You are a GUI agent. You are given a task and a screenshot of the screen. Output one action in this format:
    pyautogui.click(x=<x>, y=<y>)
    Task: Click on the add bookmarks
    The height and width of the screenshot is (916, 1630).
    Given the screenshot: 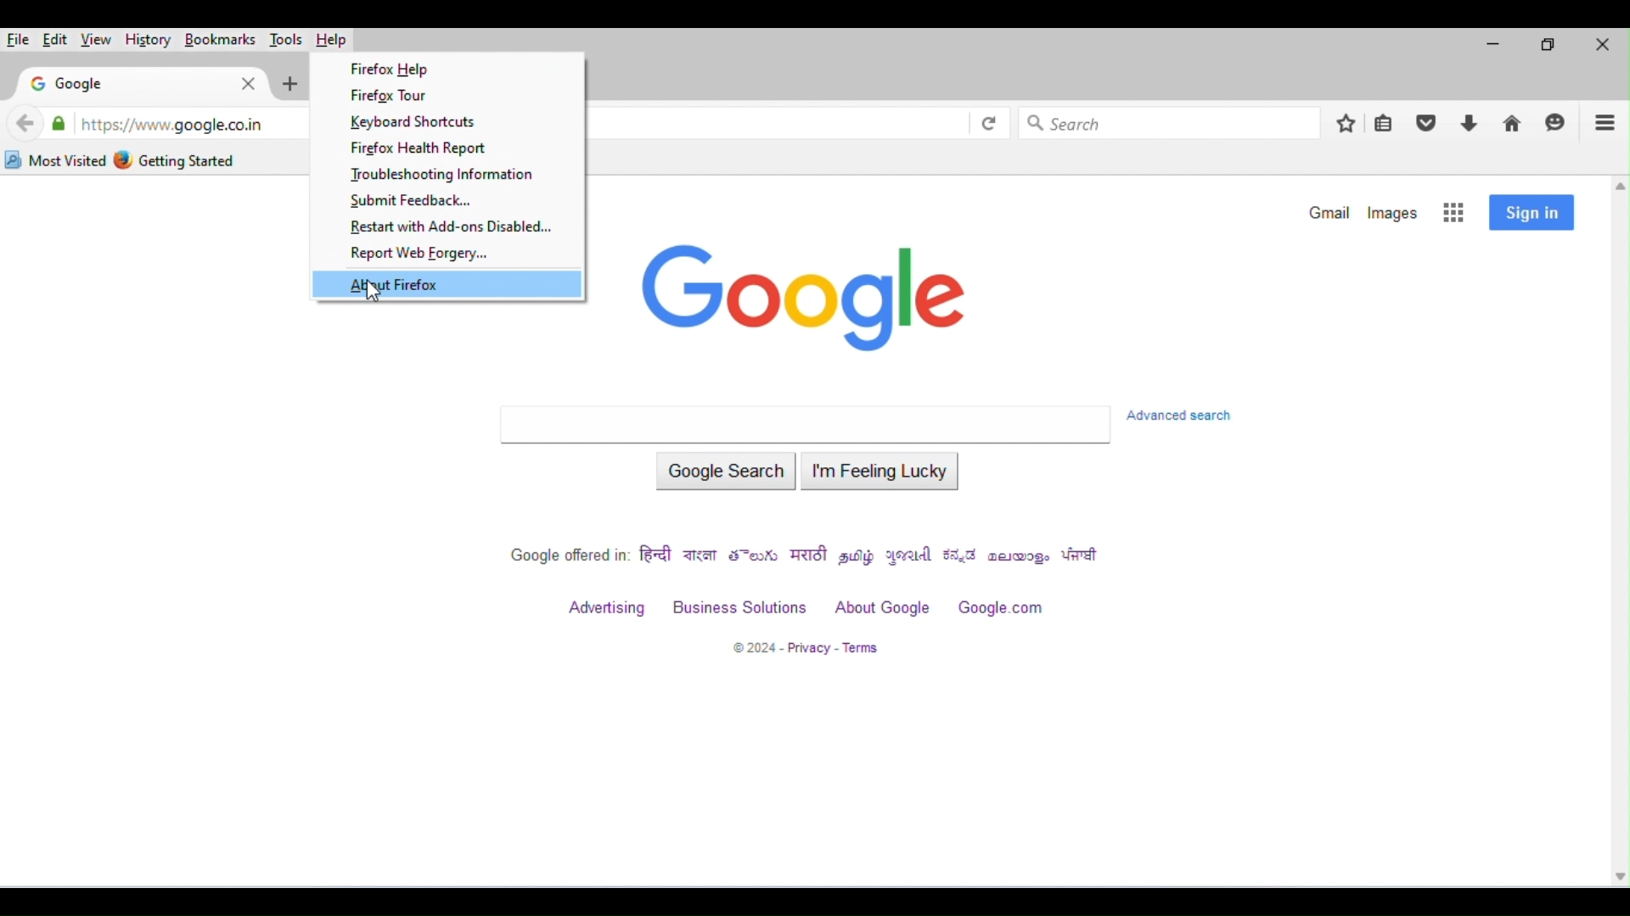 What is the action you would take?
    pyautogui.click(x=1346, y=122)
    